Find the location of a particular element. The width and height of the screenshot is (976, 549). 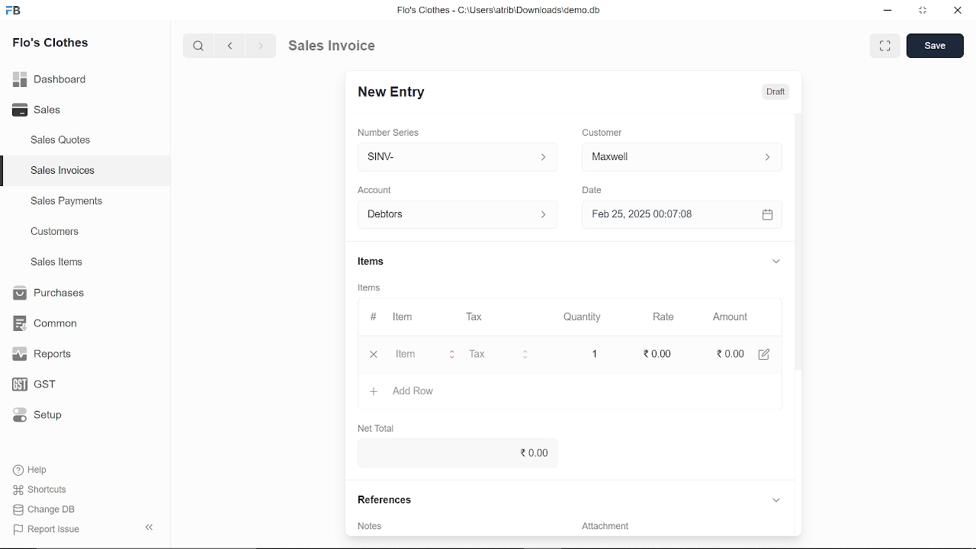

1 is located at coordinates (594, 354).